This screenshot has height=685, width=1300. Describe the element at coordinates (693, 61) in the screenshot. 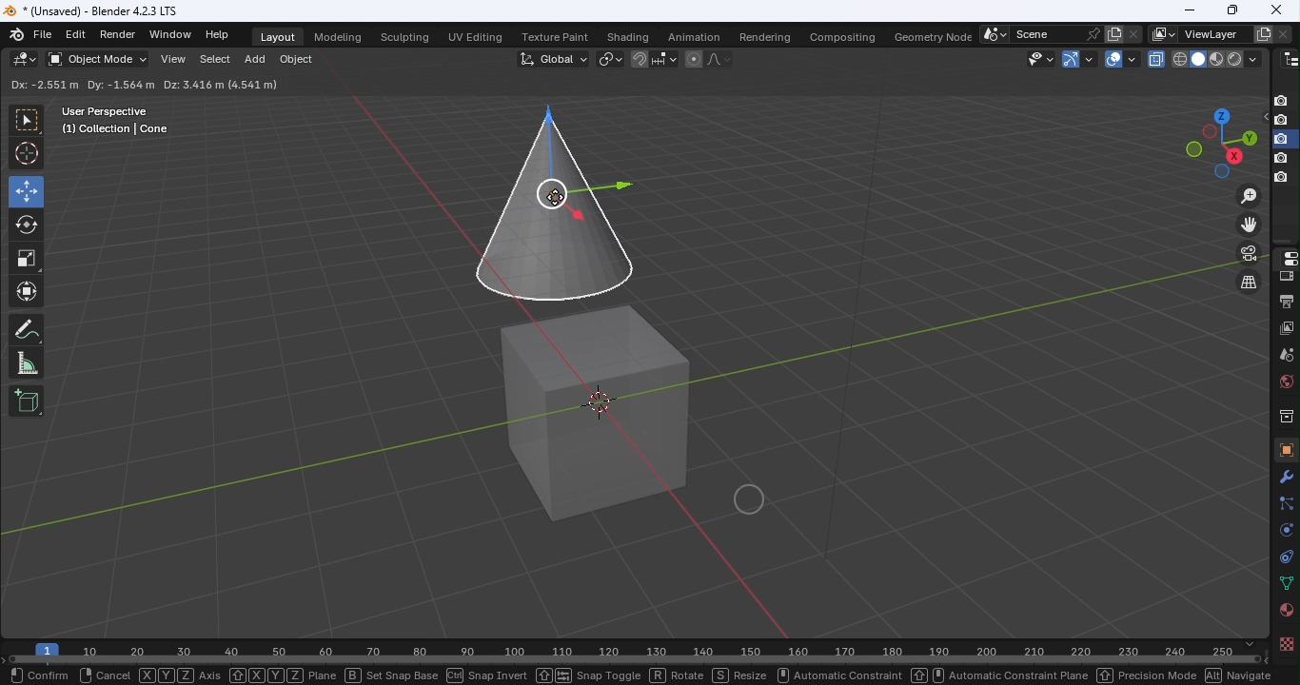

I see `Proportional editing objects` at that location.